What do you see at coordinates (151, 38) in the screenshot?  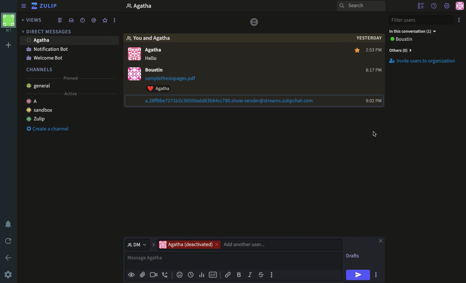 I see `You and user` at bounding box center [151, 38].